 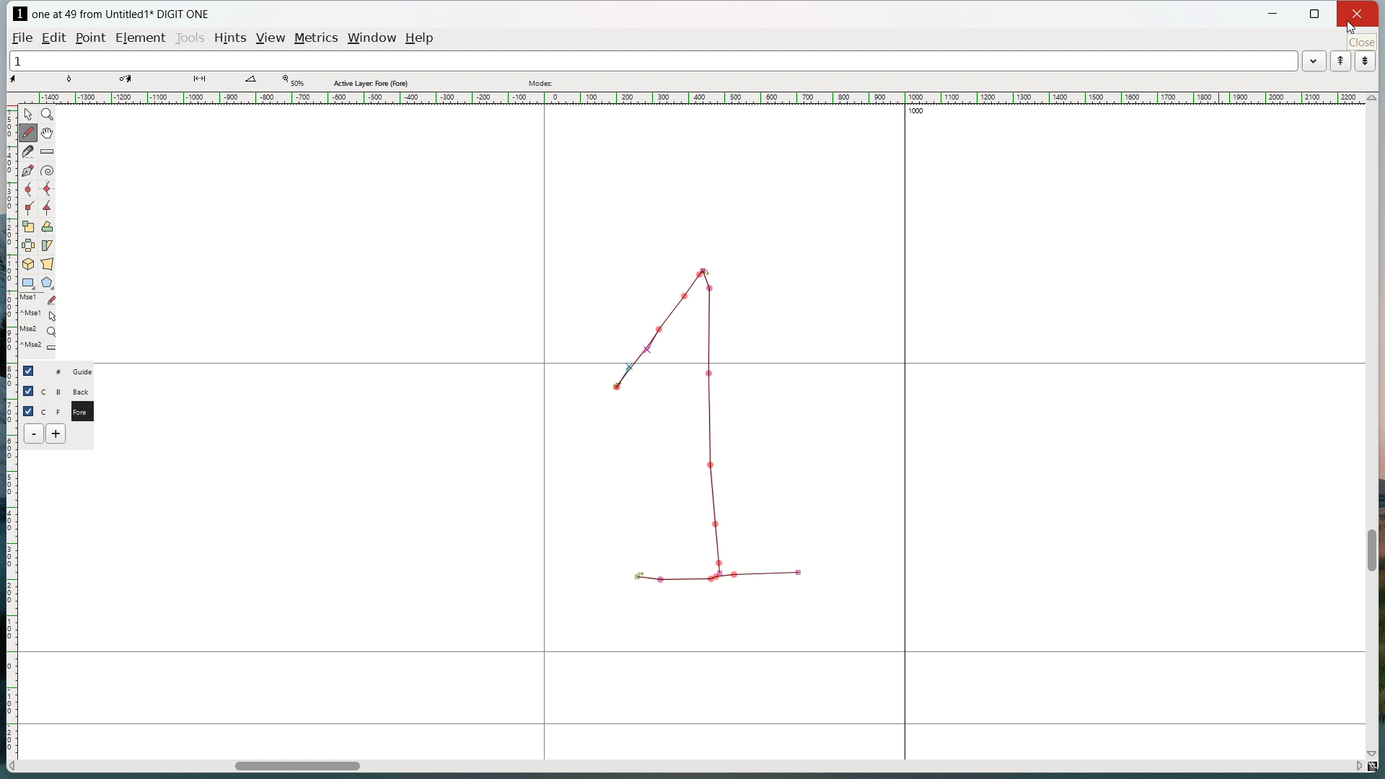 I want to click on delete layer, so click(x=34, y=433).